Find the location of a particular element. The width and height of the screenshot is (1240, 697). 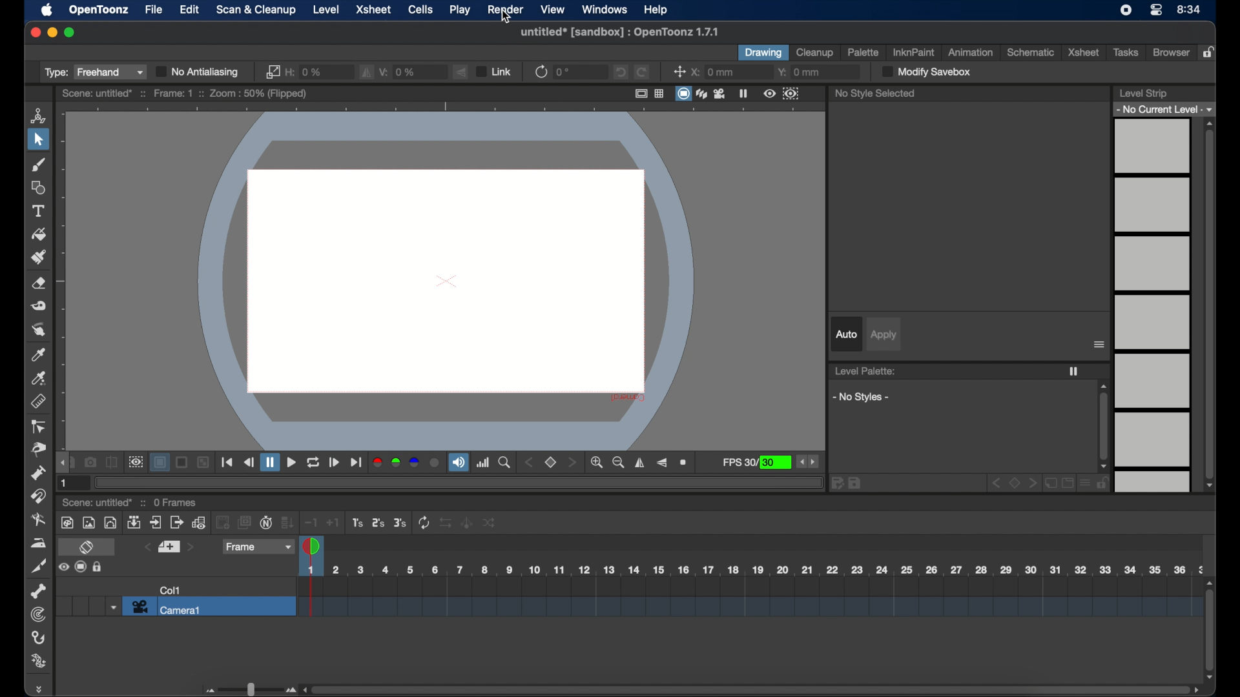

refresh is located at coordinates (540, 71).